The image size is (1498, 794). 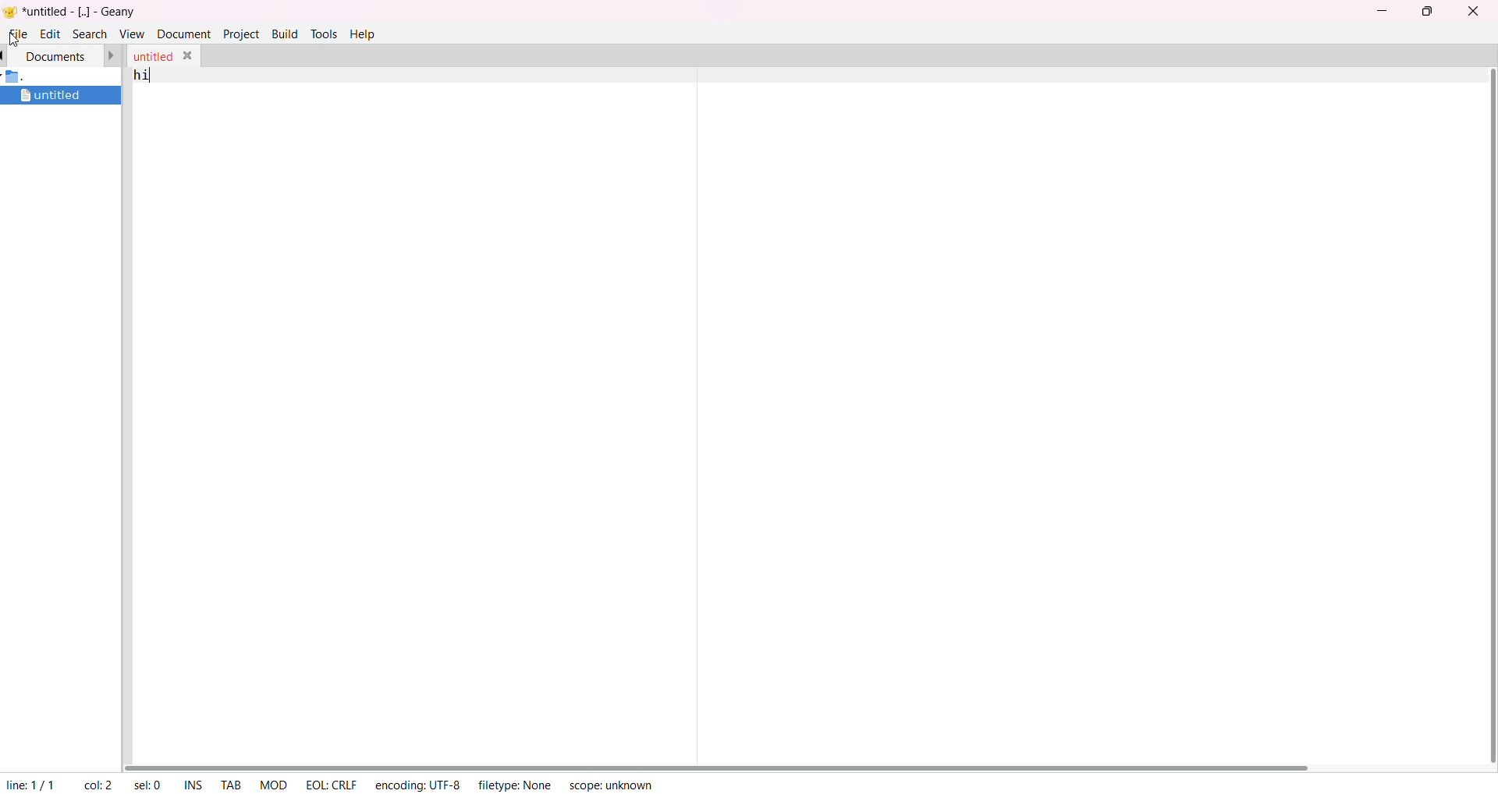 What do you see at coordinates (275, 784) in the screenshot?
I see `mod` at bounding box center [275, 784].